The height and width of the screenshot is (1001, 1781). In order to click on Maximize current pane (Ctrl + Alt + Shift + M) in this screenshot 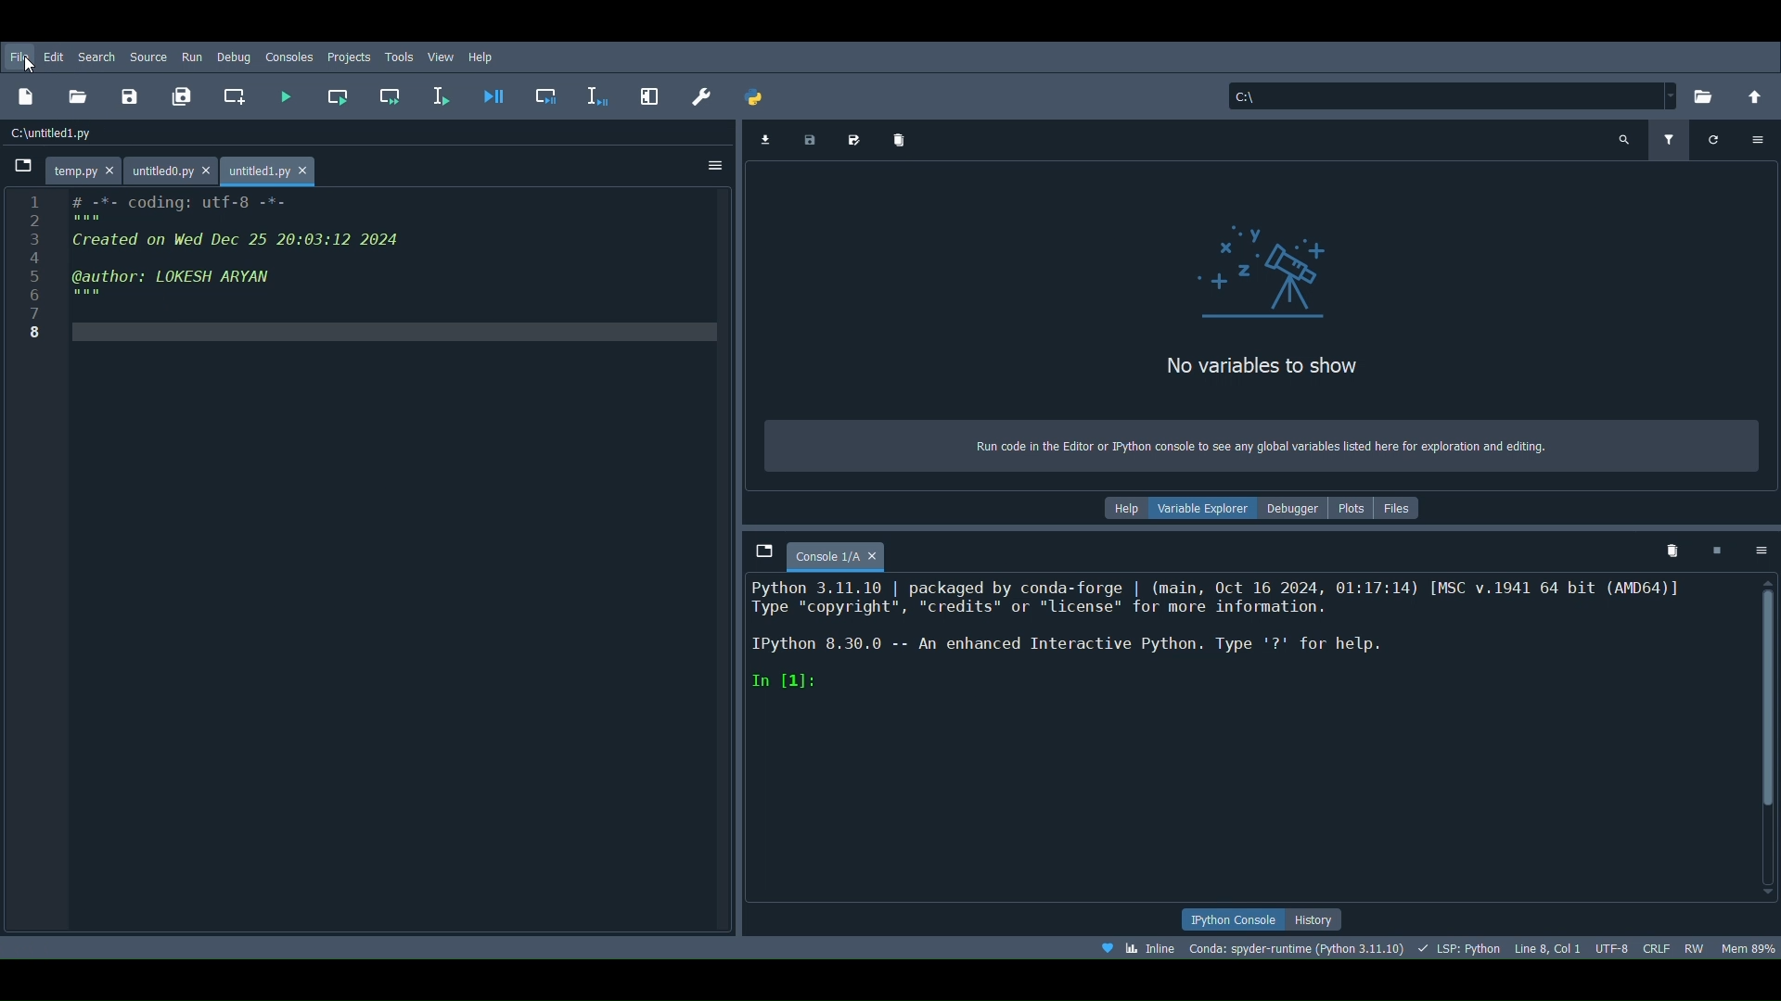, I will do `click(651, 90)`.